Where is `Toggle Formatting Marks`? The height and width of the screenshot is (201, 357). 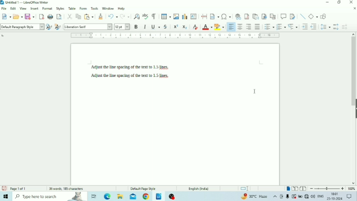 Toggle Formatting Marks is located at coordinates (154, 16).